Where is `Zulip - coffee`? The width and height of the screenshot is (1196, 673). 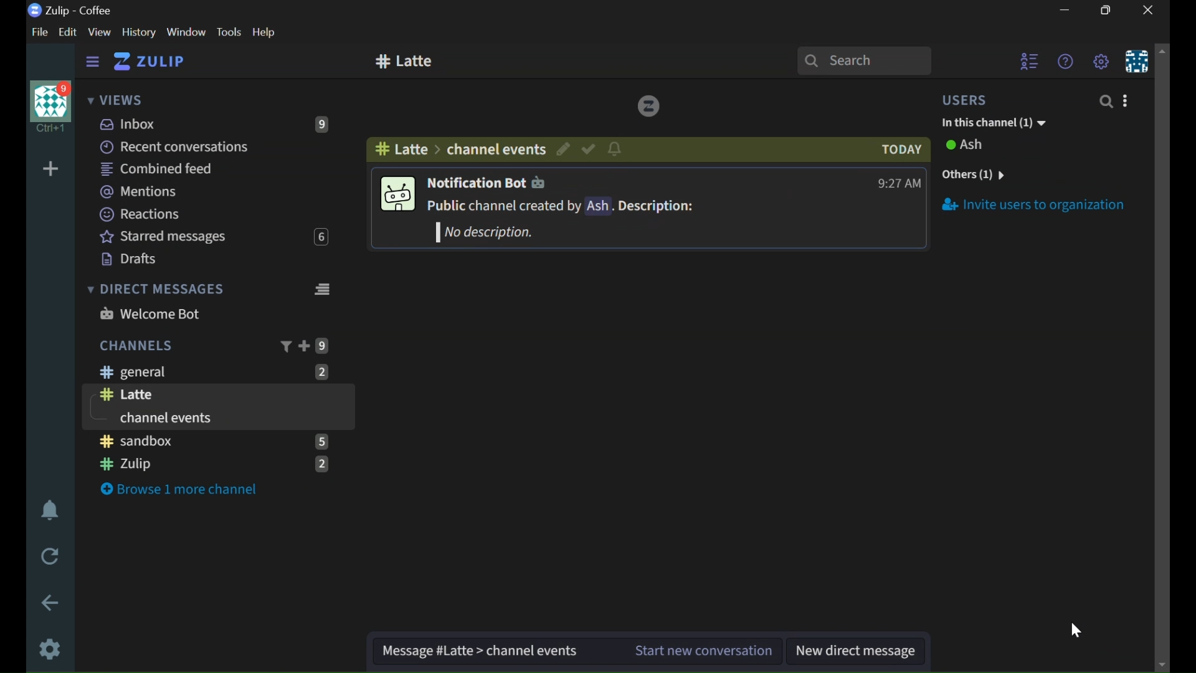
Zulip - coffee is located at coordinates (70, 11).